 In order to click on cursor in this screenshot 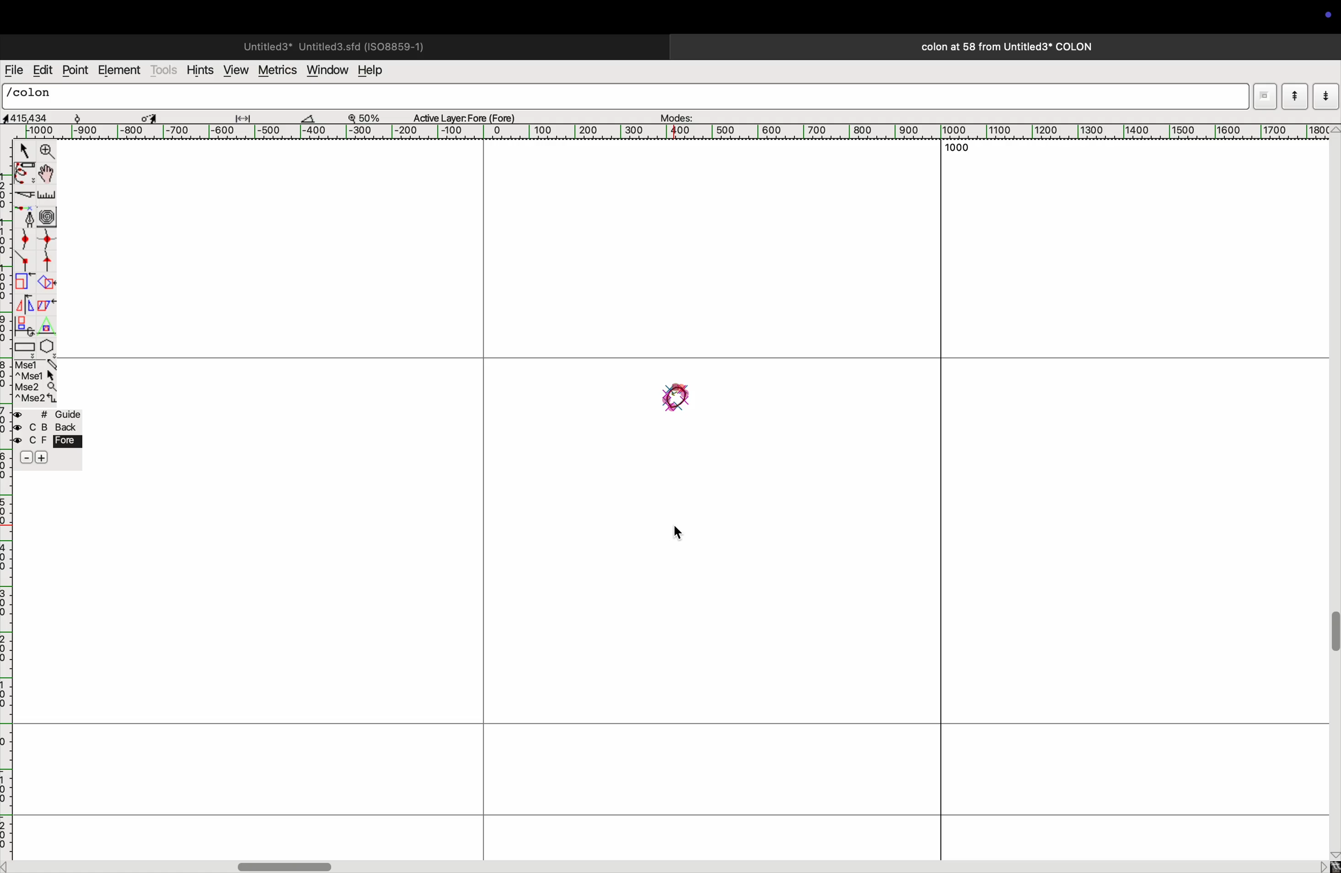, I will do `click(22, 150)`.